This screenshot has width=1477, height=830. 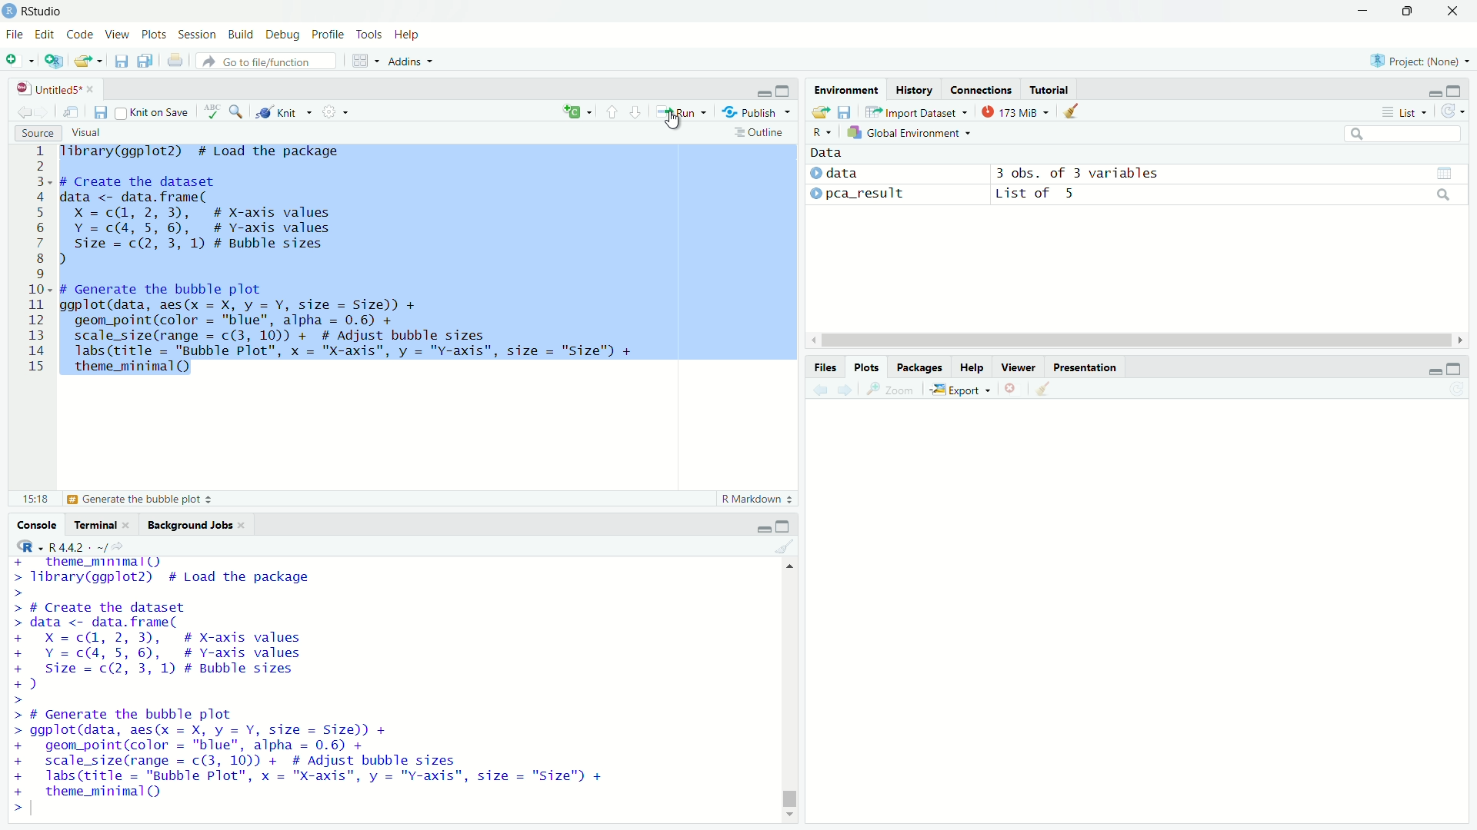 What do you see at coordinates (285, 111) in the screenshot?
I see `knit` at bounding box center [285, 111].